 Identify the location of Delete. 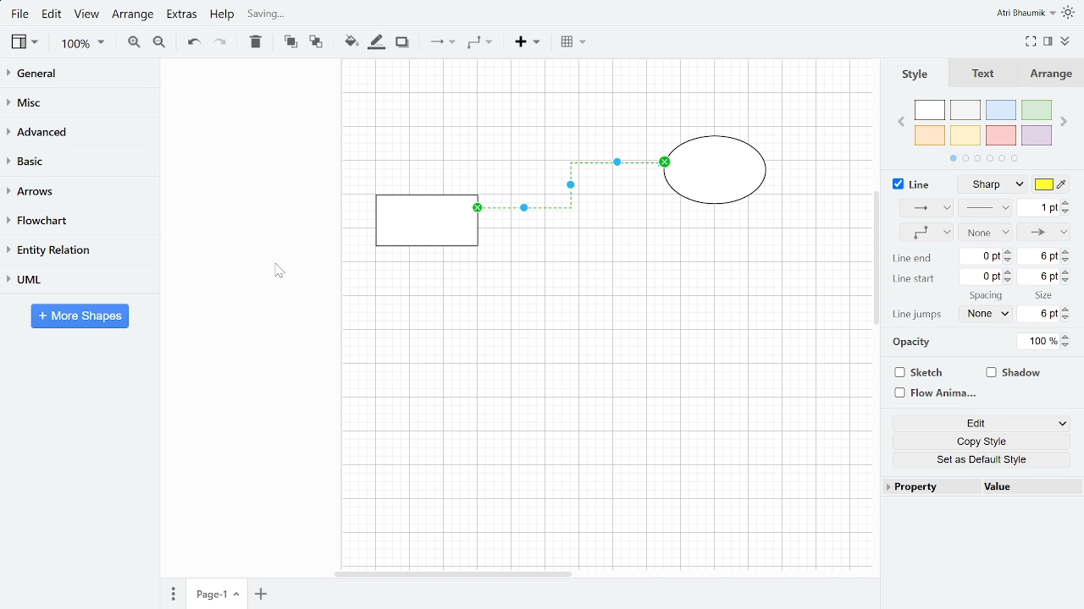
(254, 42).